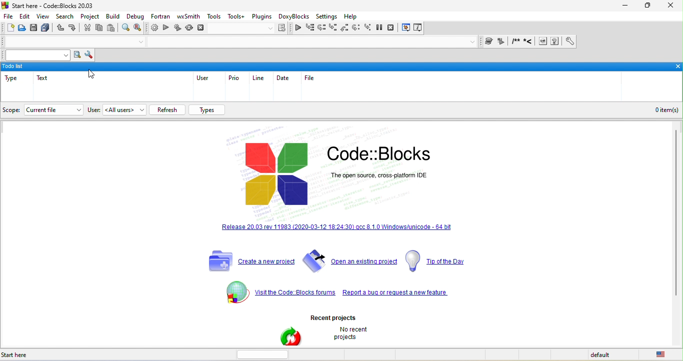 The height and width of the screenshot is (361, 683). Describe the element at coordinates (412, 179) in the screenshot. I see `the open source, cross-platform IDe ` at that location.